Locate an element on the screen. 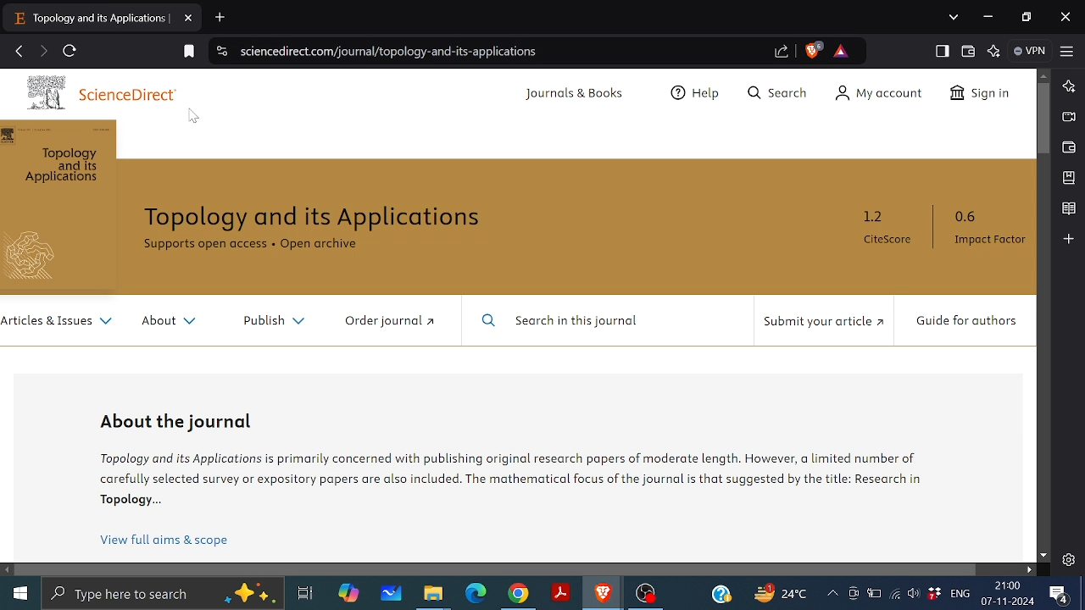 The width and height of the screenshot is (1085, 610). Weather is located at coordinates (777, 592).